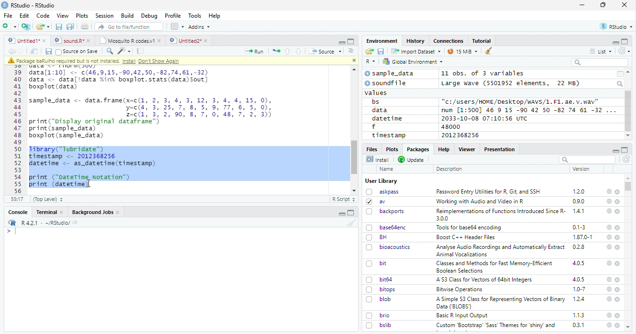 This screenshot has width=636, height=334. I want to click on R 4.2.1 - ~/RStudio/, so click(44, 223).